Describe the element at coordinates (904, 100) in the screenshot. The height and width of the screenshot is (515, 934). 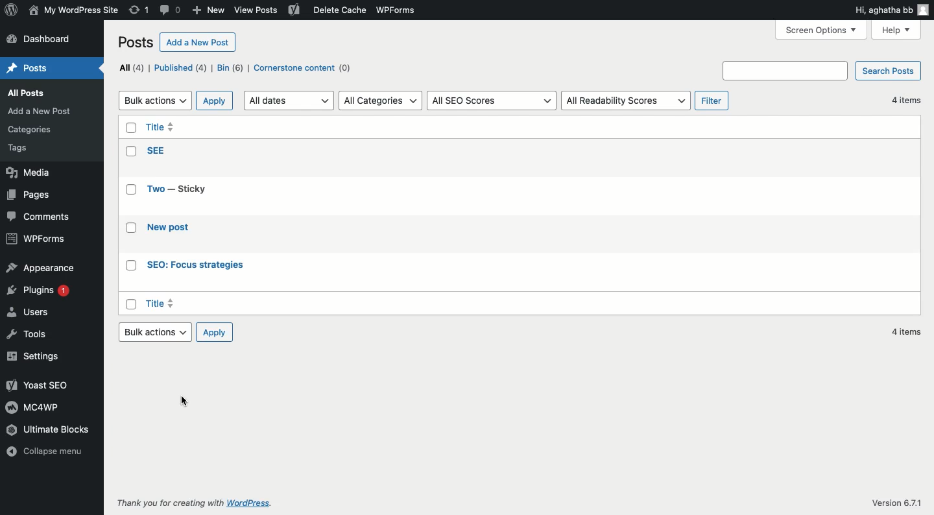
I see `4 items` at that location.